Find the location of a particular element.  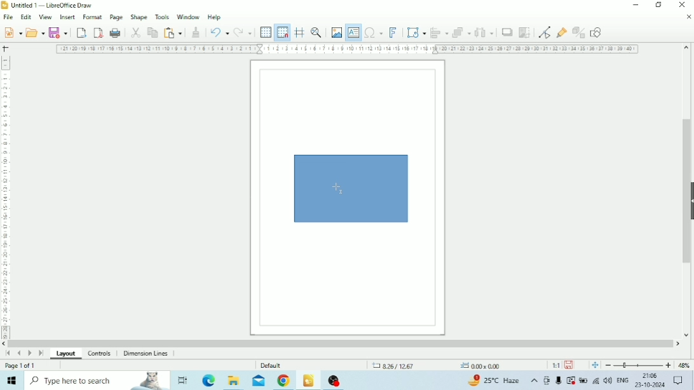

Insert Image is located at coordinates (336, 33).